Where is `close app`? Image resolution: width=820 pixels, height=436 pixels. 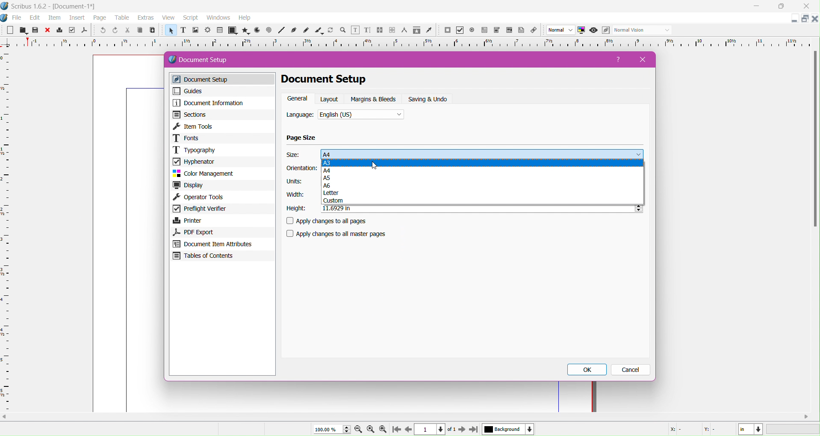
close app is located at coordinates (809, 6).